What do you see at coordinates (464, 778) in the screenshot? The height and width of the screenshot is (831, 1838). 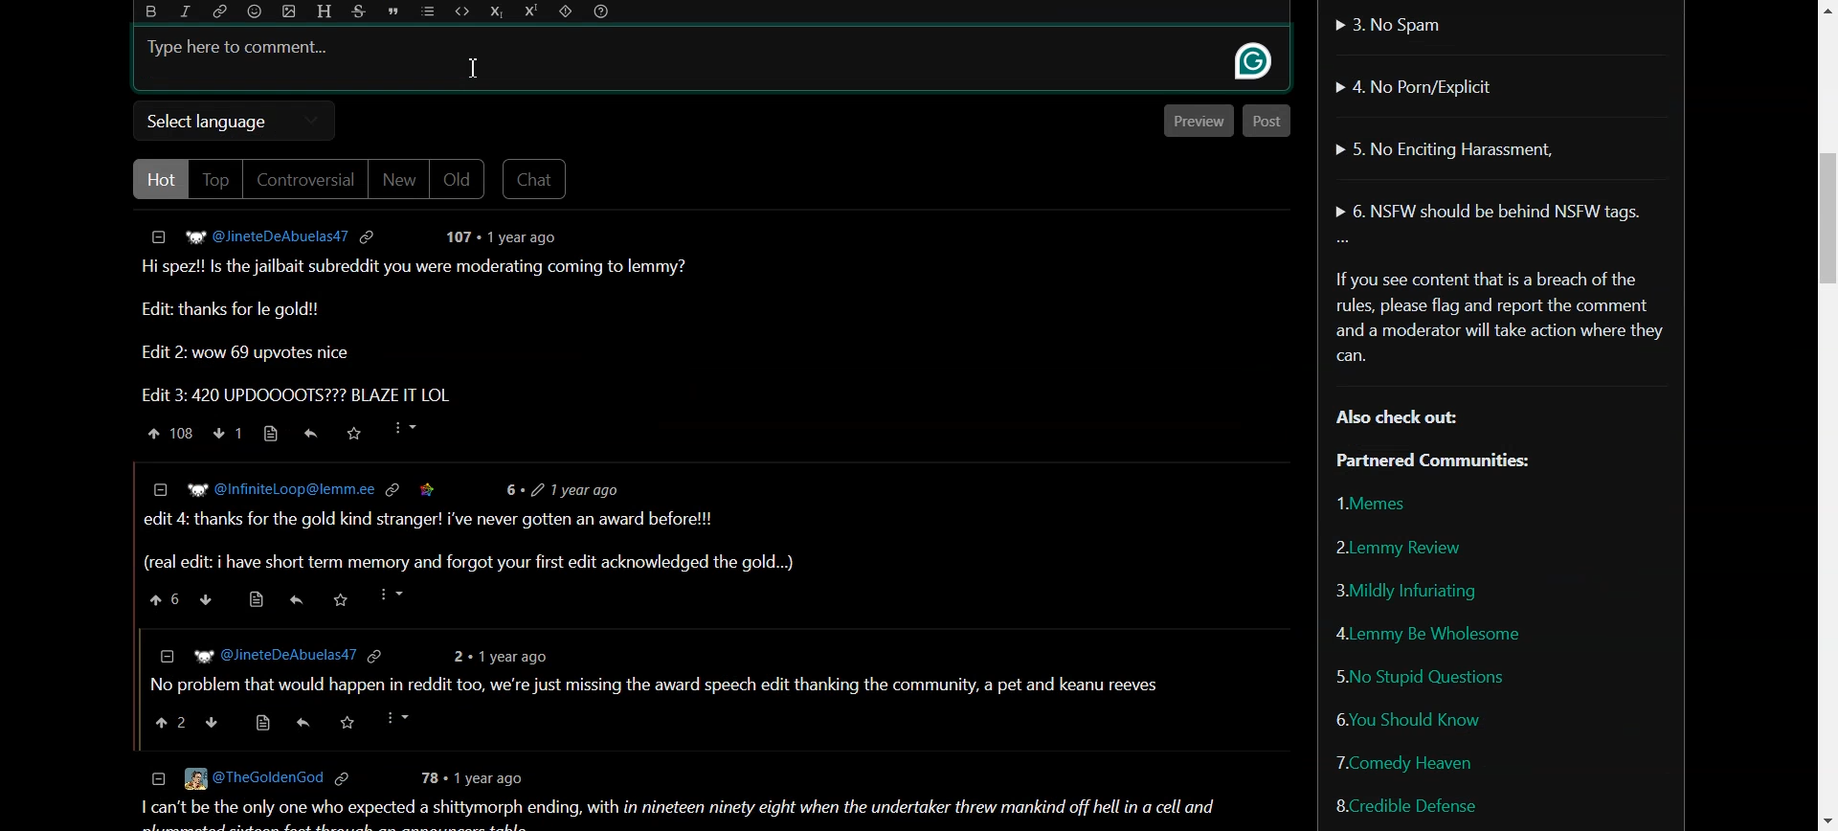 I see `78 + 1 year ago` at bounding box center [464, 778].